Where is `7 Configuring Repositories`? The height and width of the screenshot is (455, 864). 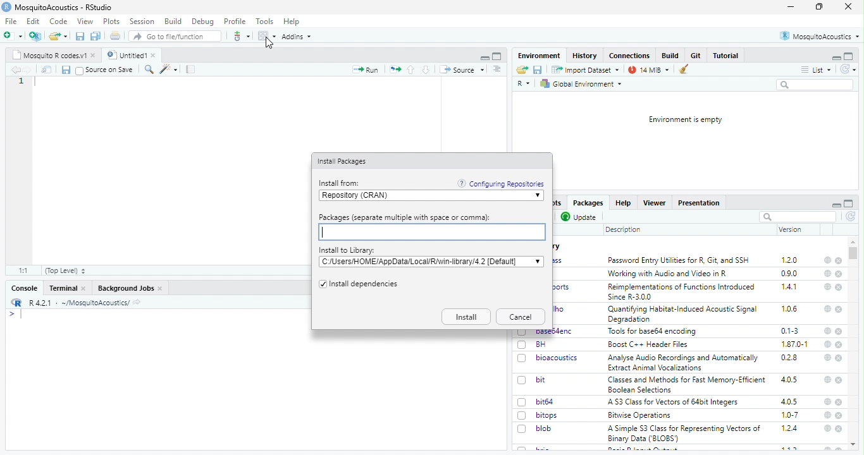 7 Configuring Repositories is located at coordinates (501, 183).